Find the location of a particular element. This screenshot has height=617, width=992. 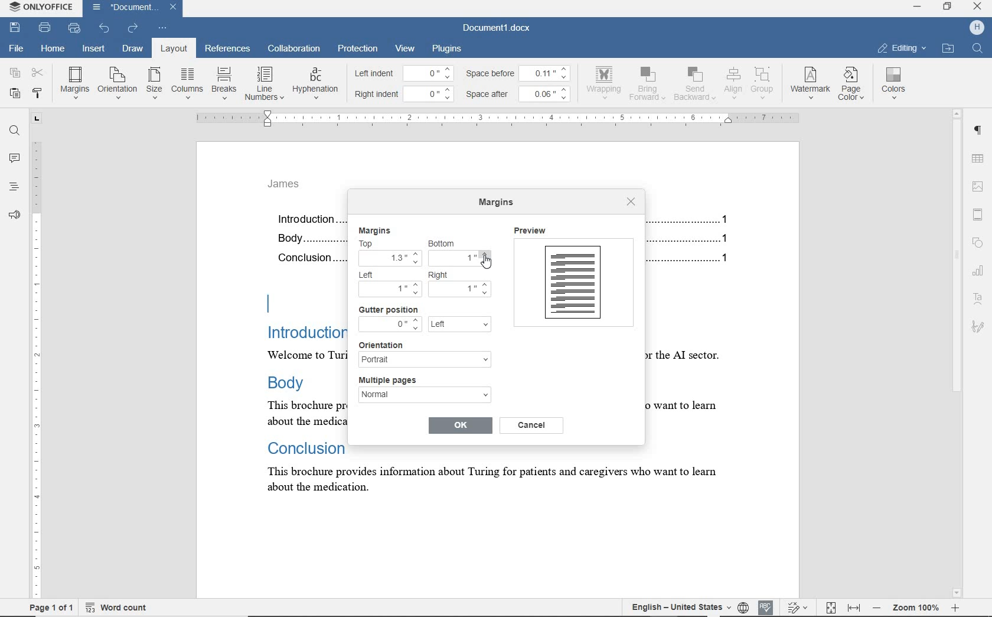

spell check is located at coordinates (766, 606).